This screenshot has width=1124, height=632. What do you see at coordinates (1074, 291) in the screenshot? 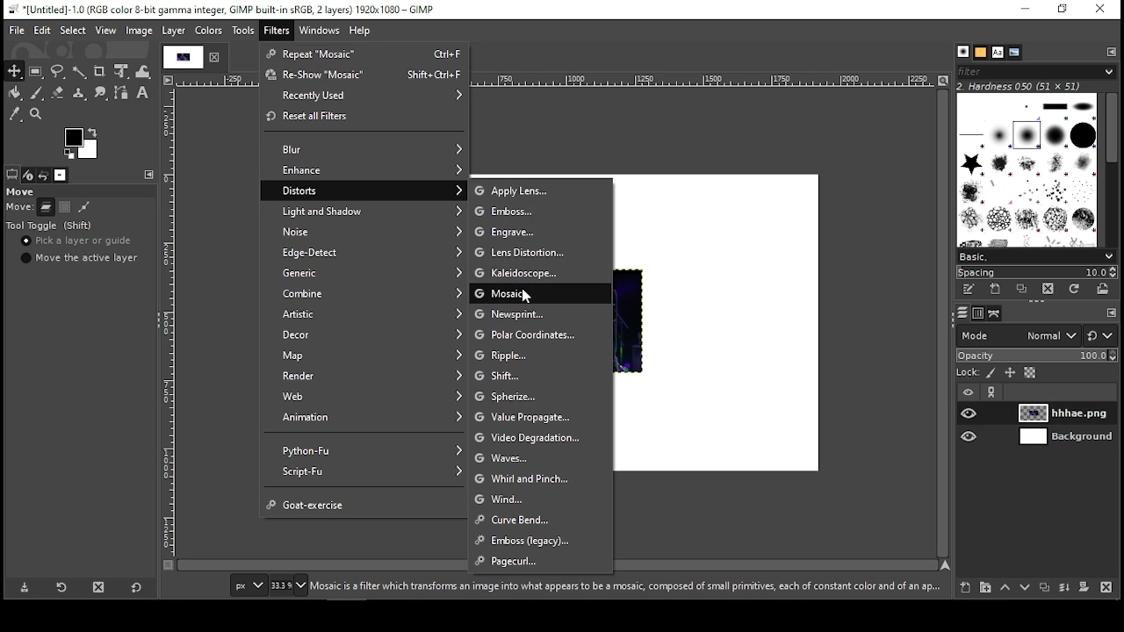
I see `refresh brushes` at bounding box center [1074, 291].